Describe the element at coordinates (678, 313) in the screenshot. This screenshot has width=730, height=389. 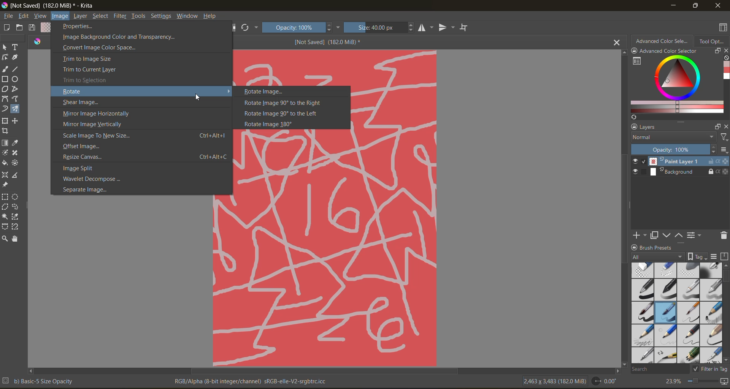
I see `brush presets` at that location.